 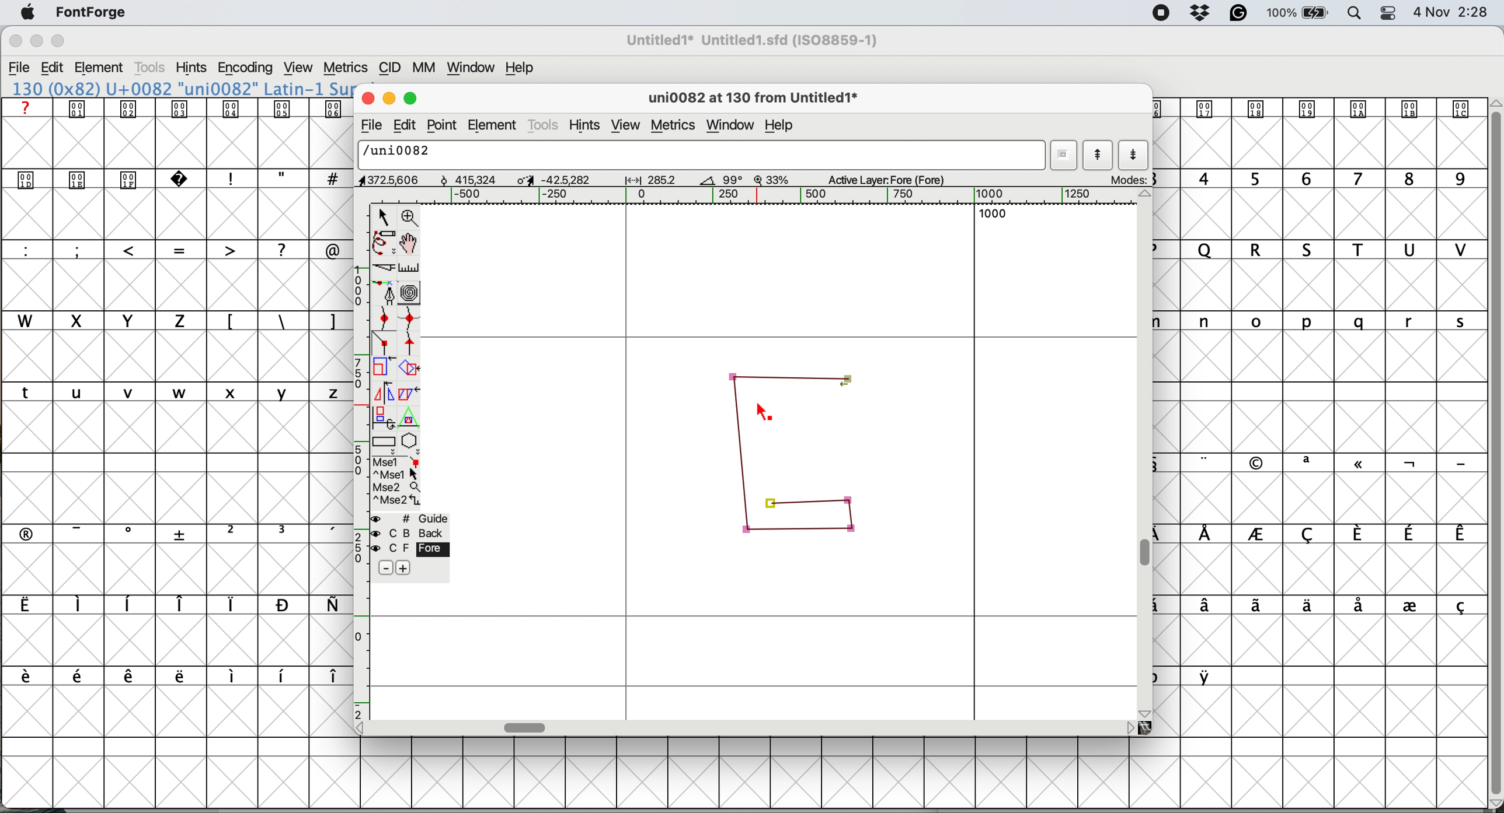 What do you see at coordinates (413, 96) in the screenshot?
I see `maximise` at bounding box center [413, 96].